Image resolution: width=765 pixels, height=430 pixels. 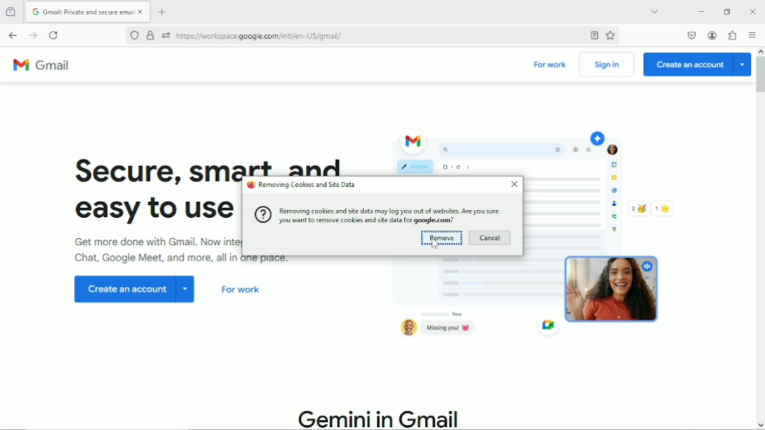 What do you see at coordinates (514, 185) in the screenshot?
I see `Close` at bounding box center [514, 185].